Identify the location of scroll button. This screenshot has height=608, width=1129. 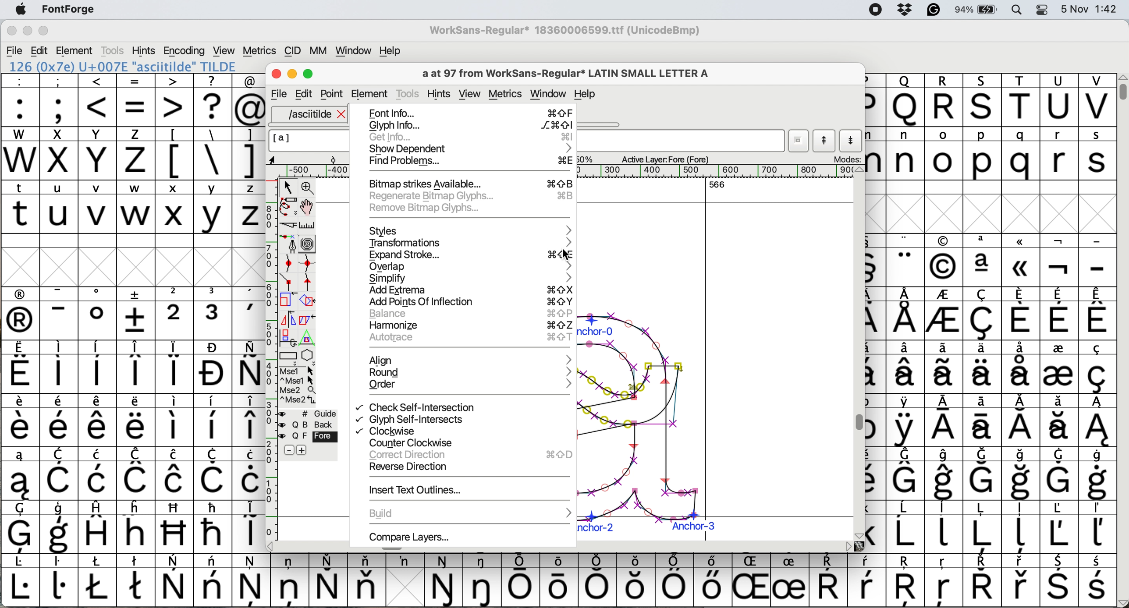
(859, 170).